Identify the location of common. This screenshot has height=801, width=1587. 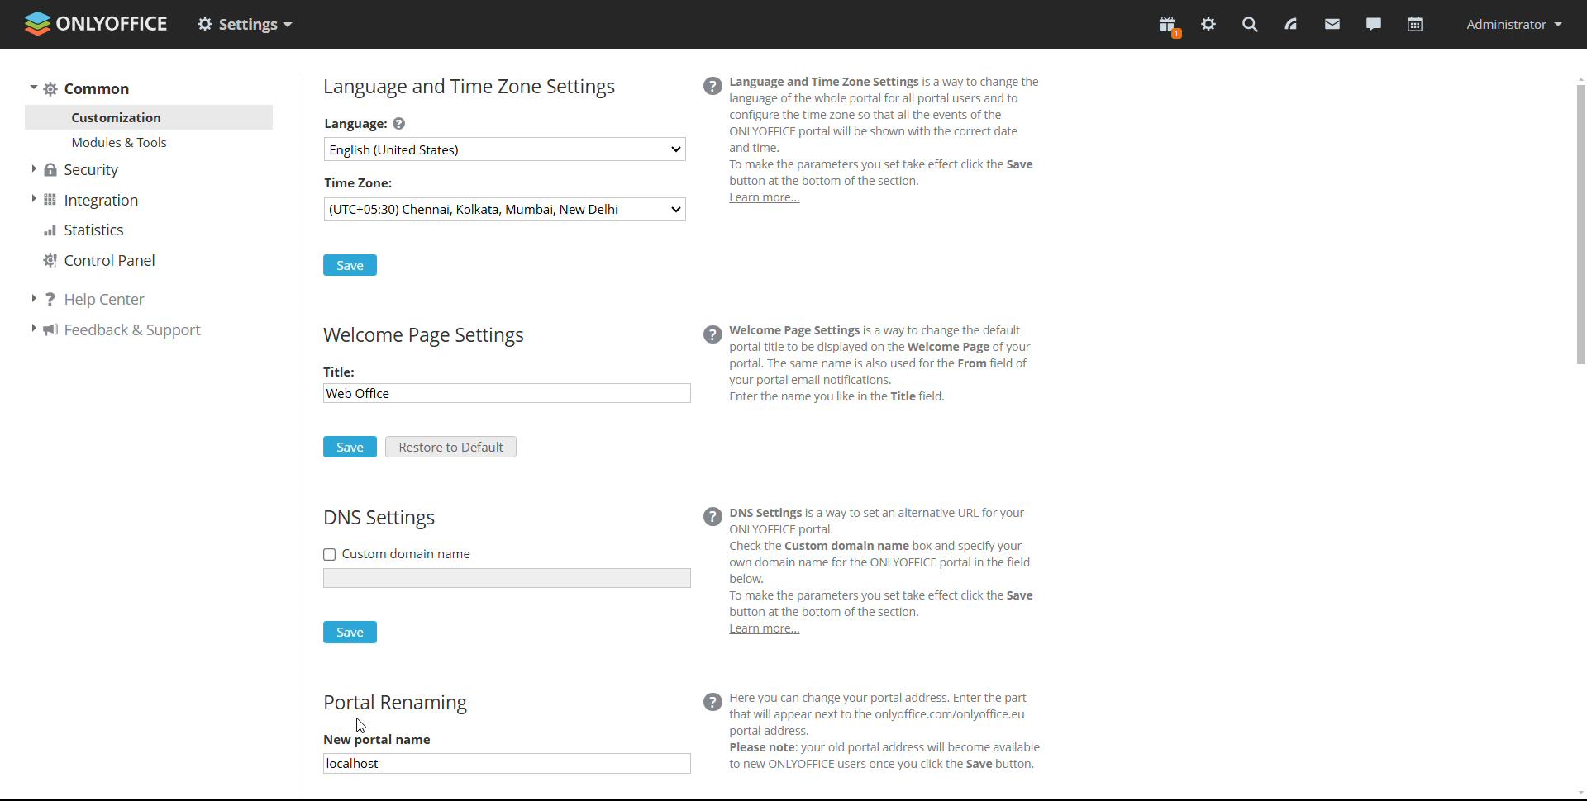
(79, 88).